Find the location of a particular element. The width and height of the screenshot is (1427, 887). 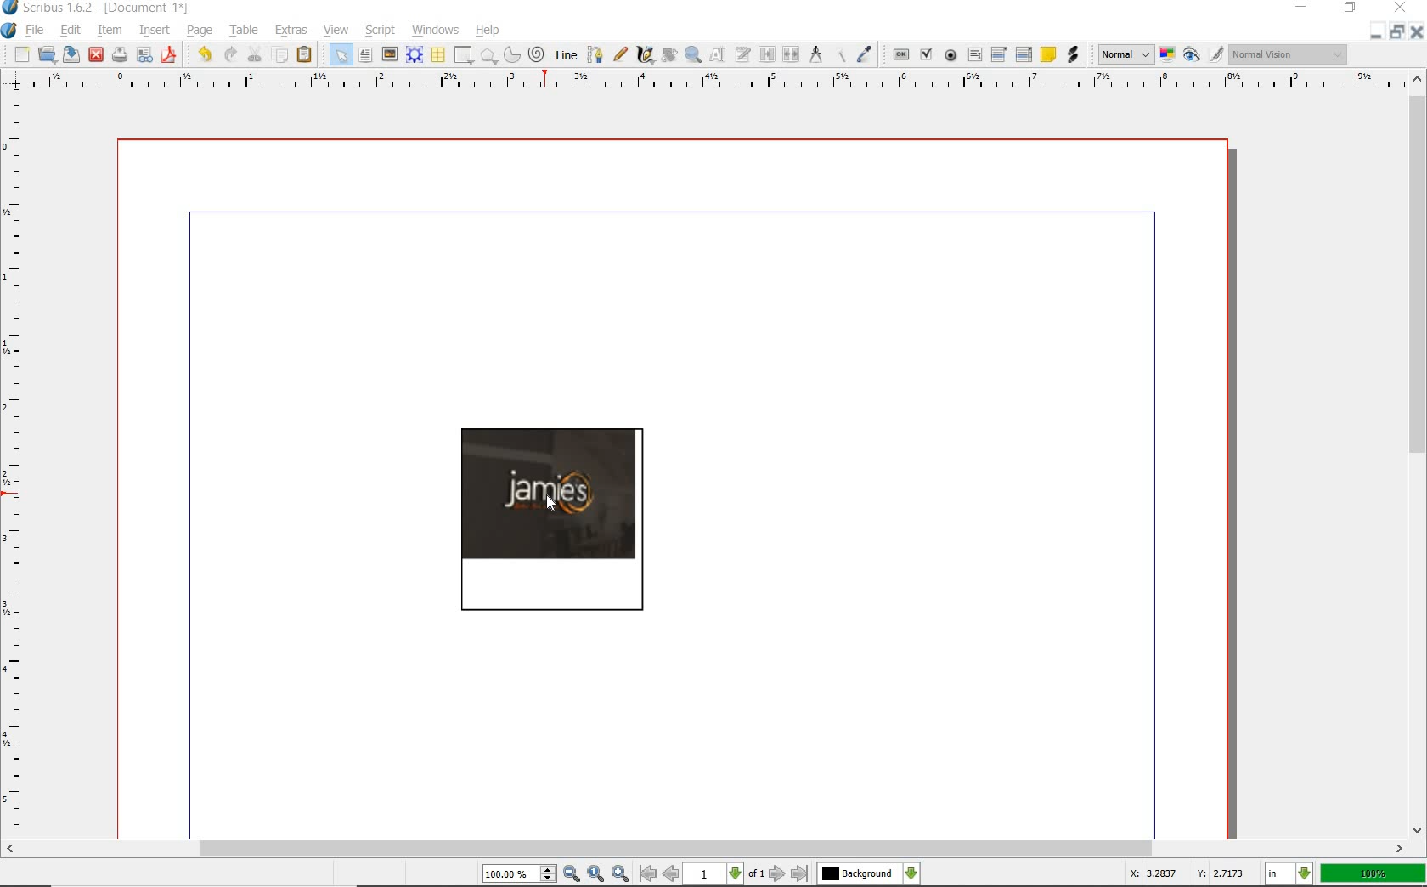

measurements is located at coordinates (816, 54).